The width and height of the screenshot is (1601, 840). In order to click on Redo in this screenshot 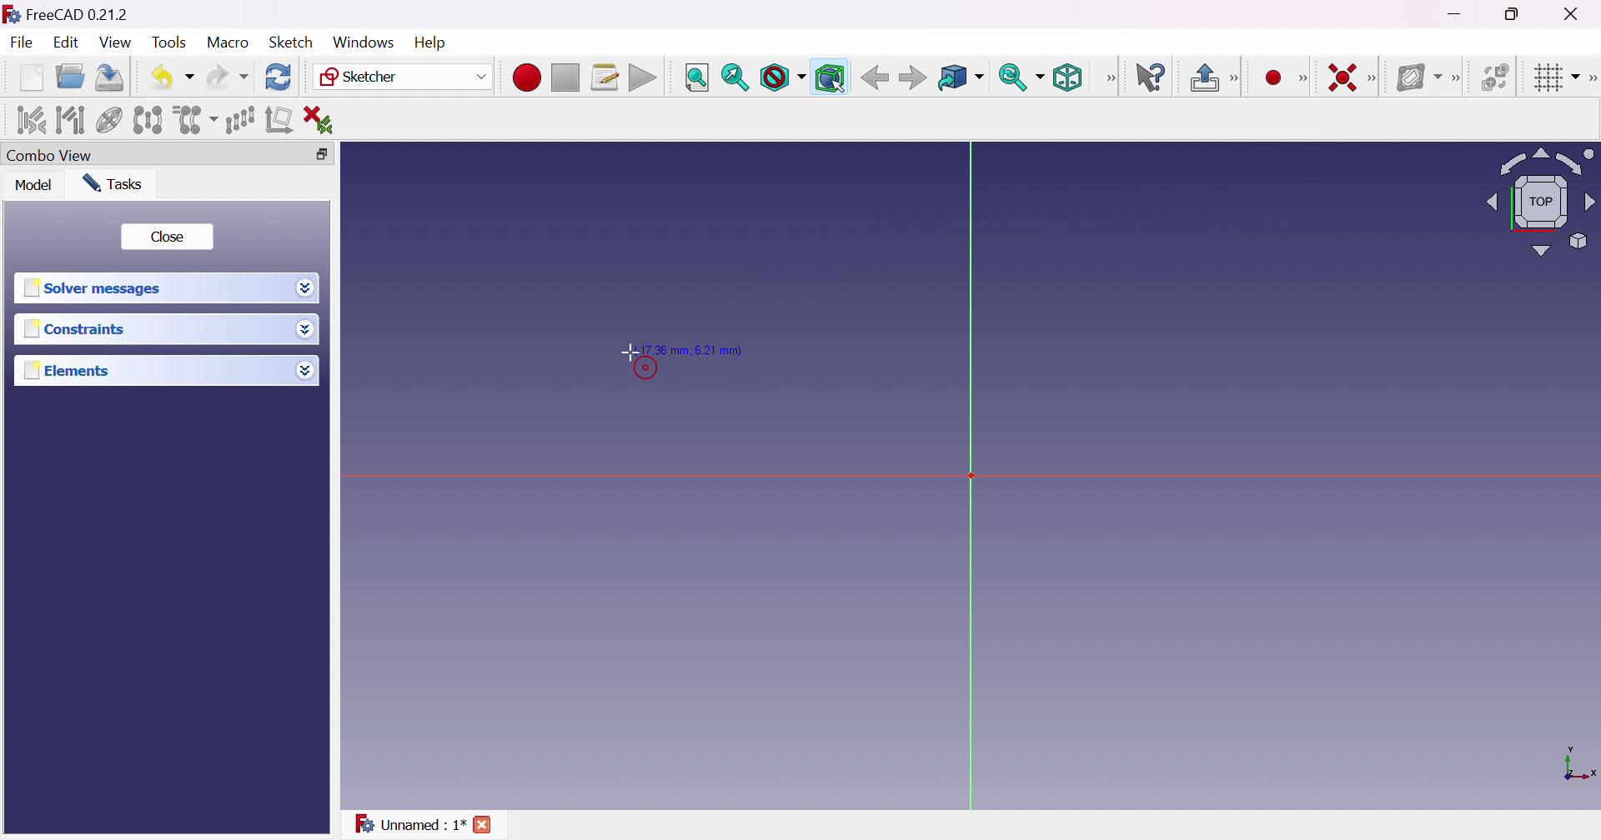, I will do `click(228, 77)`.